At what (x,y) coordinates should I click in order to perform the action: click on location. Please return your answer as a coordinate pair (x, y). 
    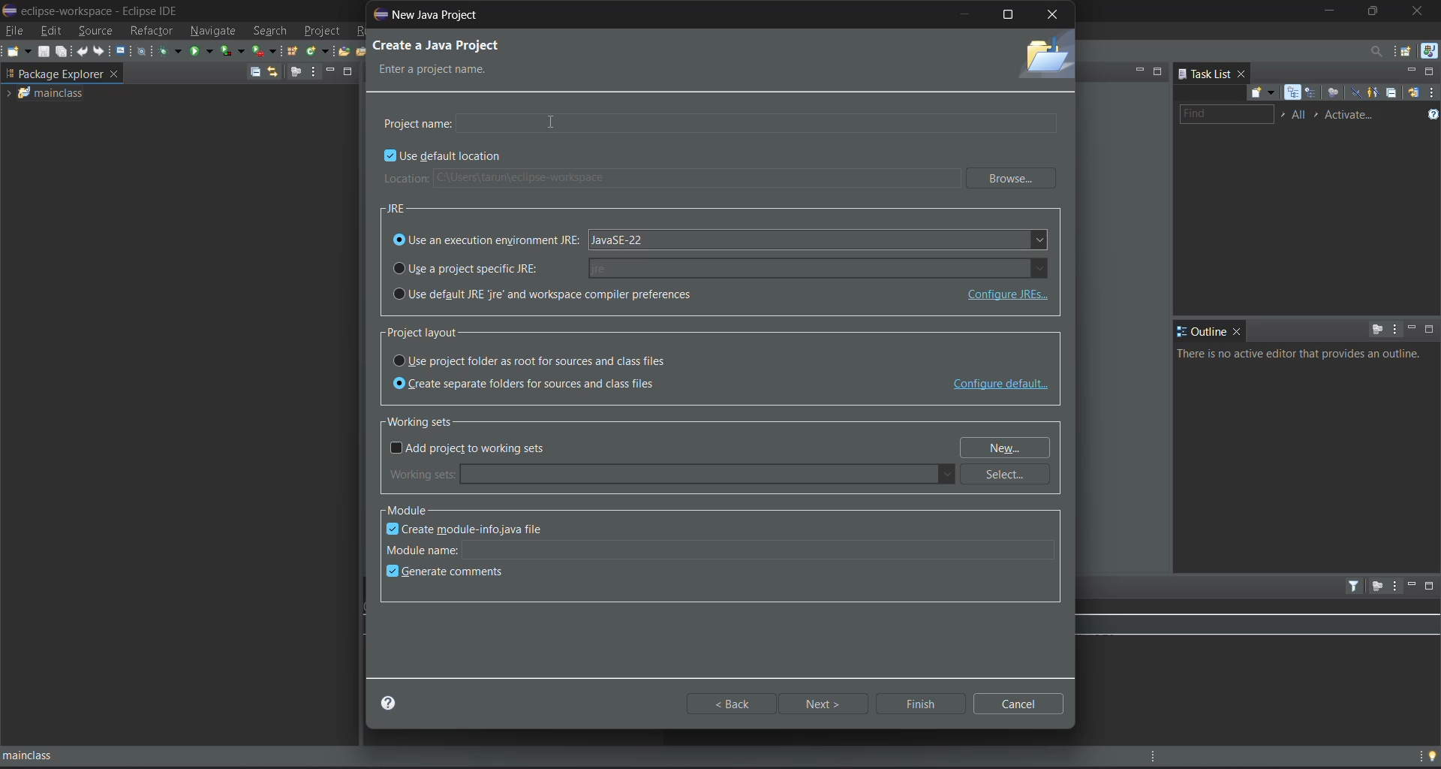
    Looking at the image, I should click on (669, 179).